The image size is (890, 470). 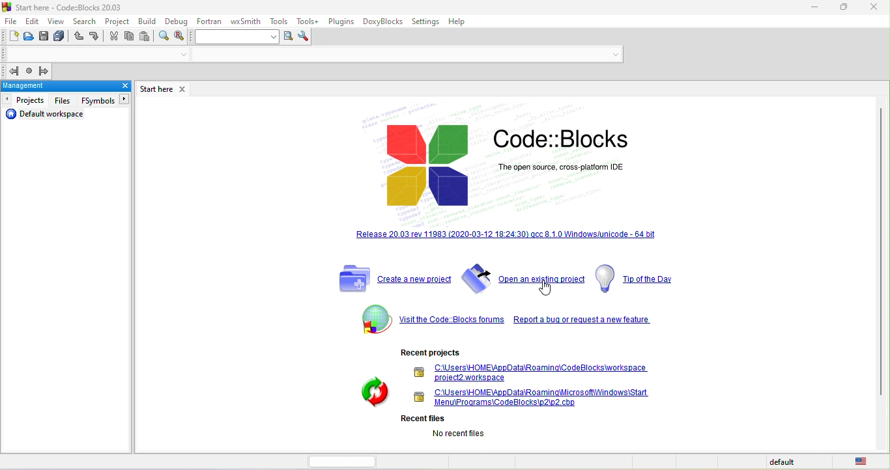 I want to click on fsymbols, so click(x=104, y=100).